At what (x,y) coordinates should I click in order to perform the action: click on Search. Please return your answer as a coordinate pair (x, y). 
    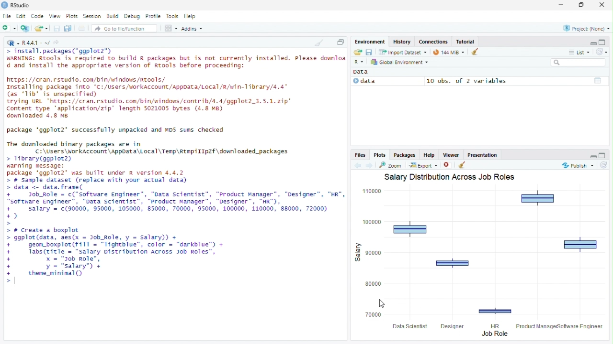
    Looking at the image, I should click on (579, 62).